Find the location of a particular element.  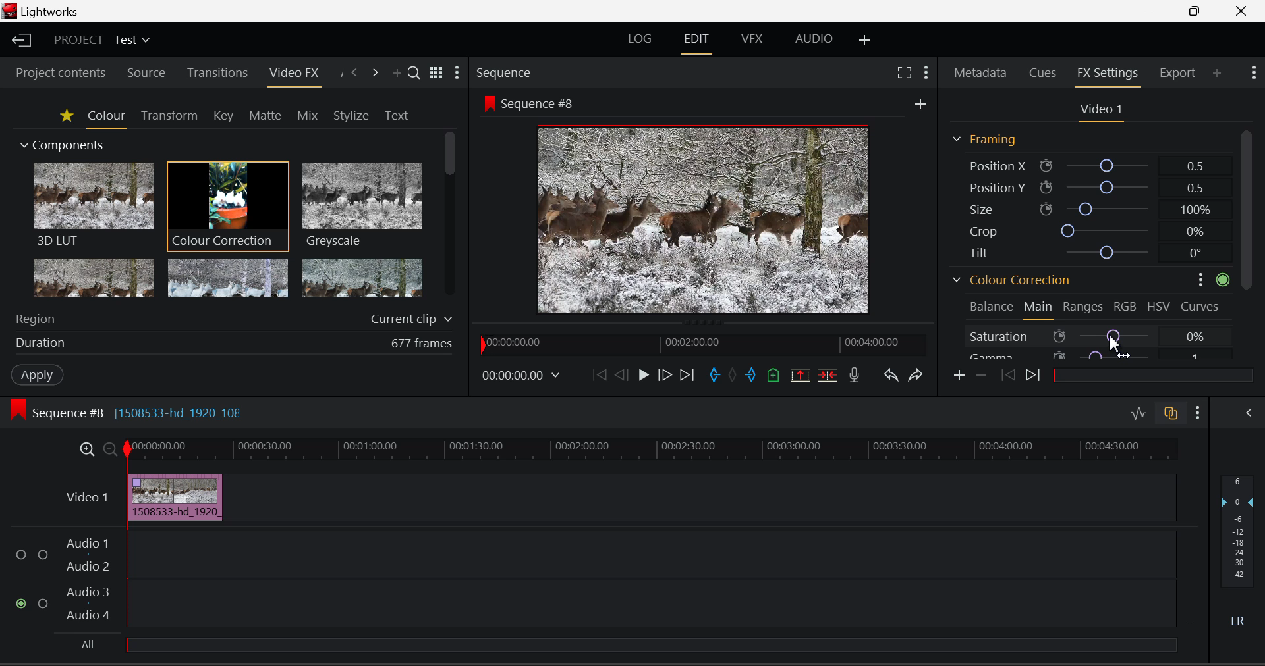

Add Panel is located at coordinates (1216, 71).